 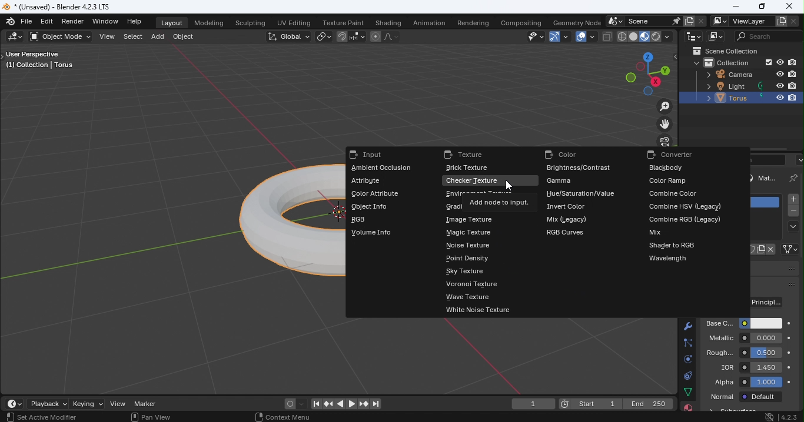 What do you see at coordinates (793, 212) in the screenshot?
I see `Remove material slot` at bounding box center [793, 212].